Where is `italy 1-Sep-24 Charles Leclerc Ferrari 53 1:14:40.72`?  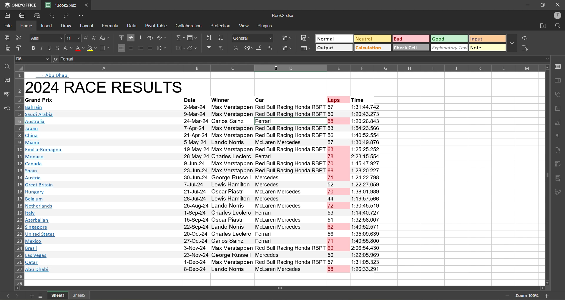
italy 1-Sep-24 Charles Leclerc Ferrari 53 1:14:40.72 is located at coordinates (201, 213).